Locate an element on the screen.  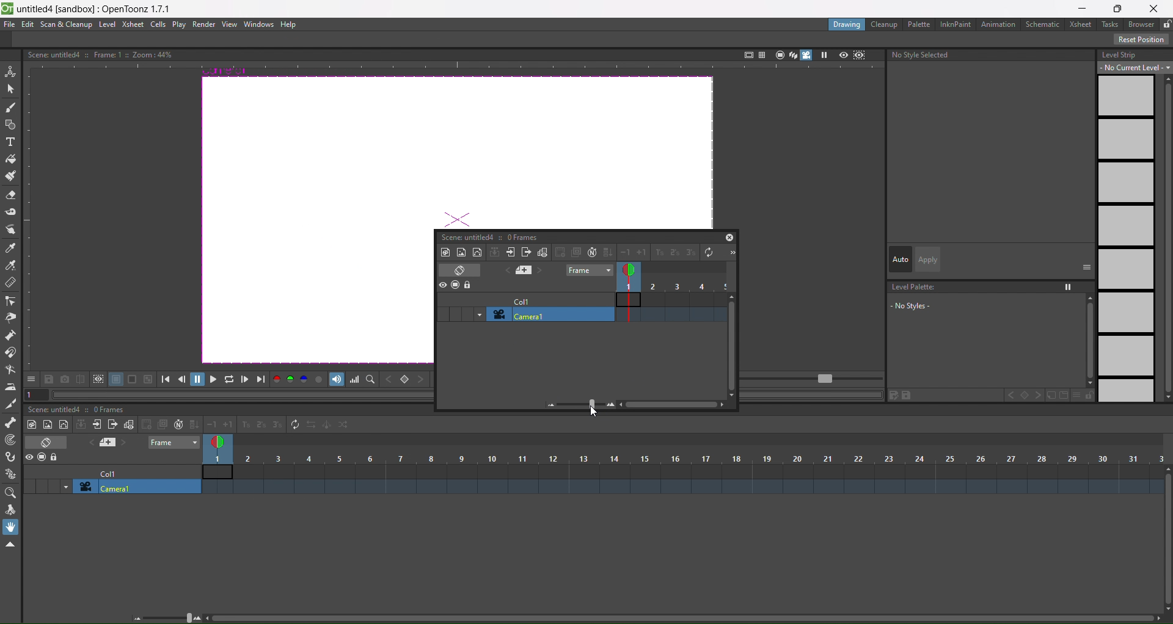
file is located at coordinates (10, 24).